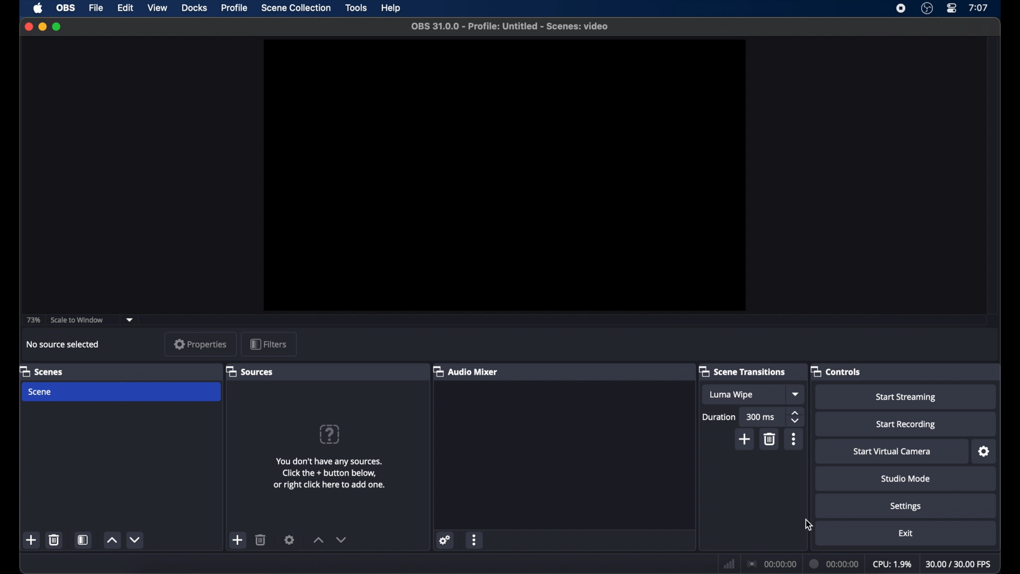 The width and height of the screenshot is (1020, 574). Describe the element at coordinates (745, 440) in the screenshot. I see `add` at that location.